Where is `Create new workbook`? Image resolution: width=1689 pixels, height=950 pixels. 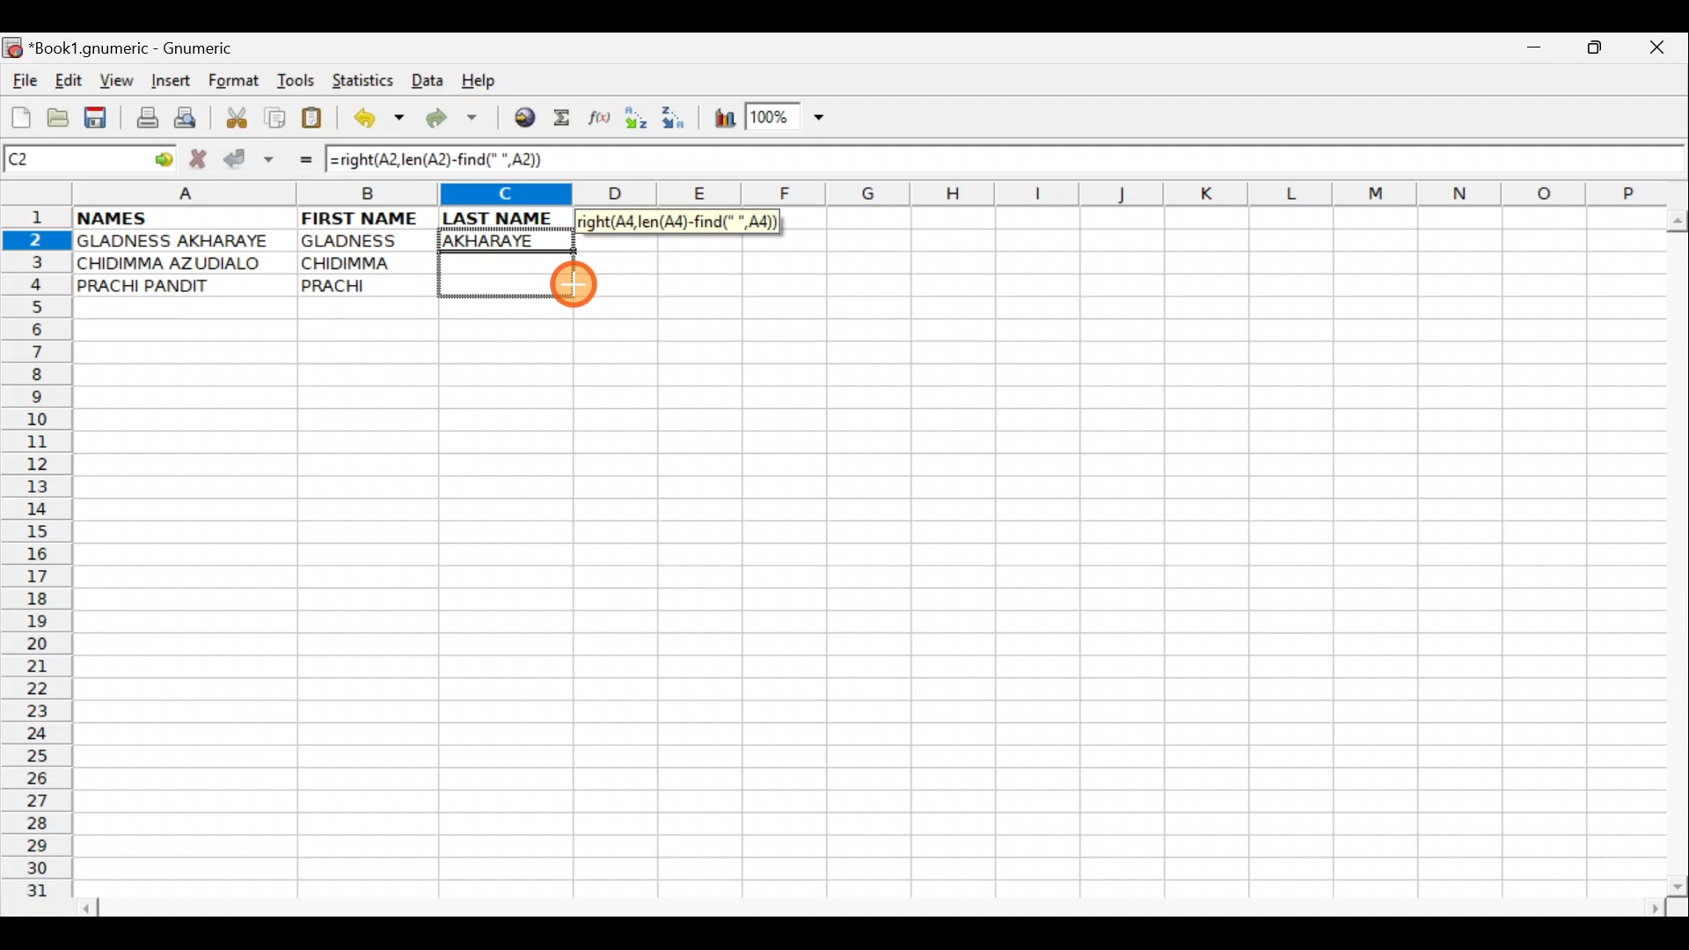 Create new workbook is located at coordinates (19, 114).